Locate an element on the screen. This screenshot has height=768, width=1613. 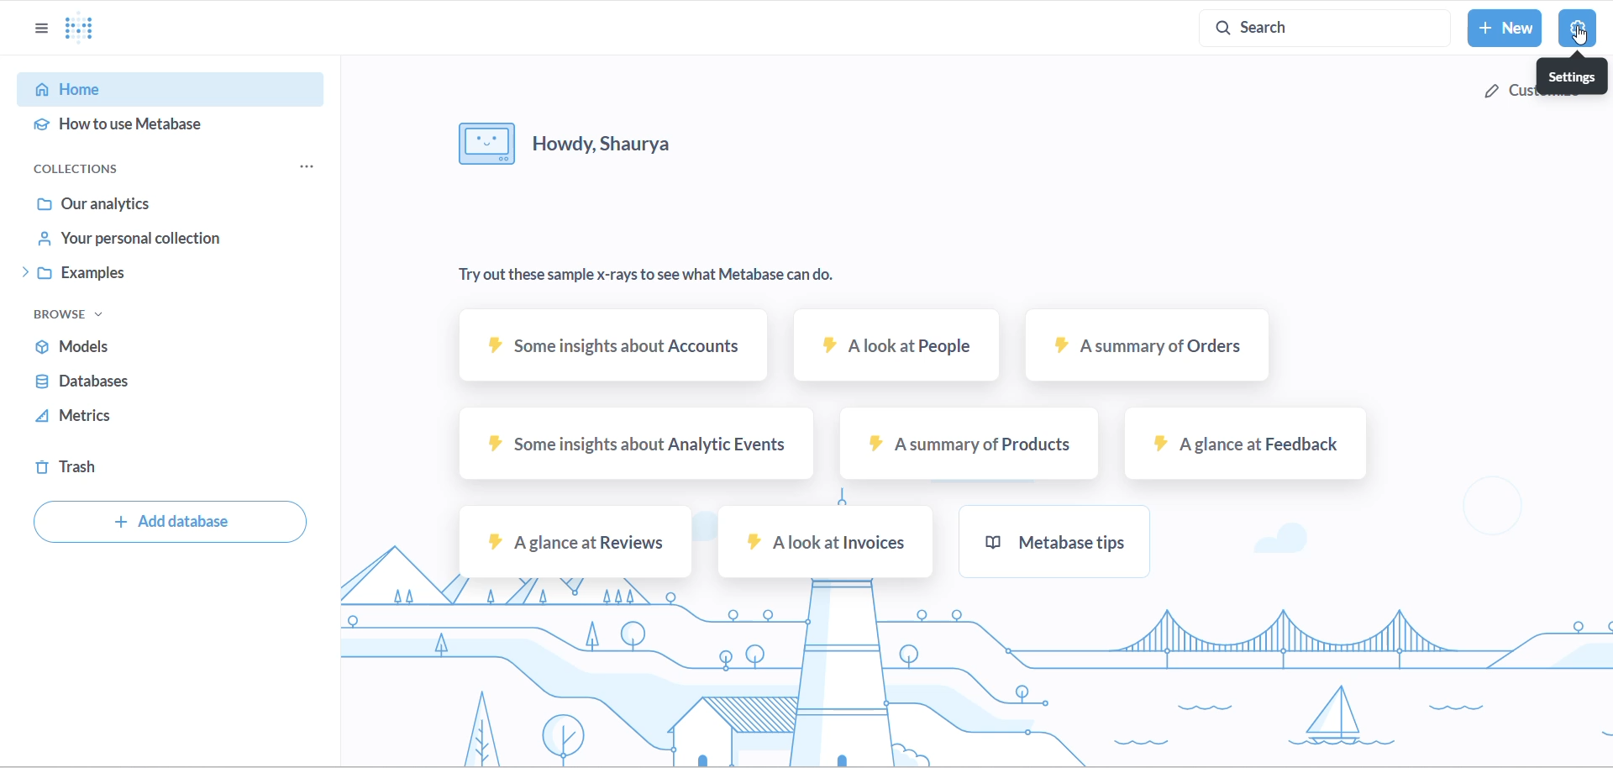
COLLECTIONS is located at coordinates (99, 171).